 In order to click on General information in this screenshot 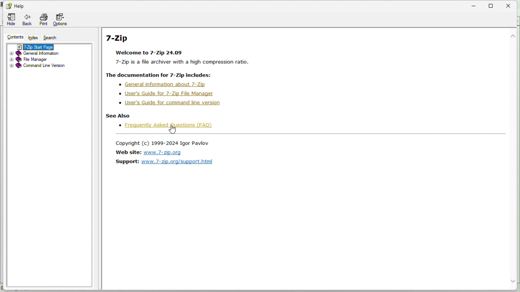, I will do `click(48, 54)`.